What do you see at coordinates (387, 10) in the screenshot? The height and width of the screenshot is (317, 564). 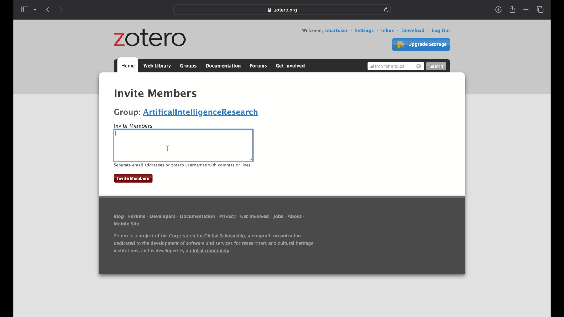 I see `refresh` at bounding box center [387, 10].